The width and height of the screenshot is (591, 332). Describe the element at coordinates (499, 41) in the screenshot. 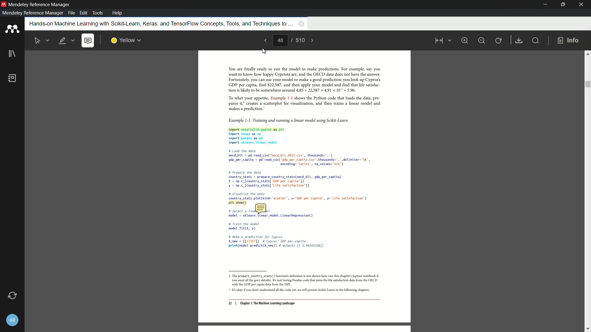

I see `rotate` at that location.